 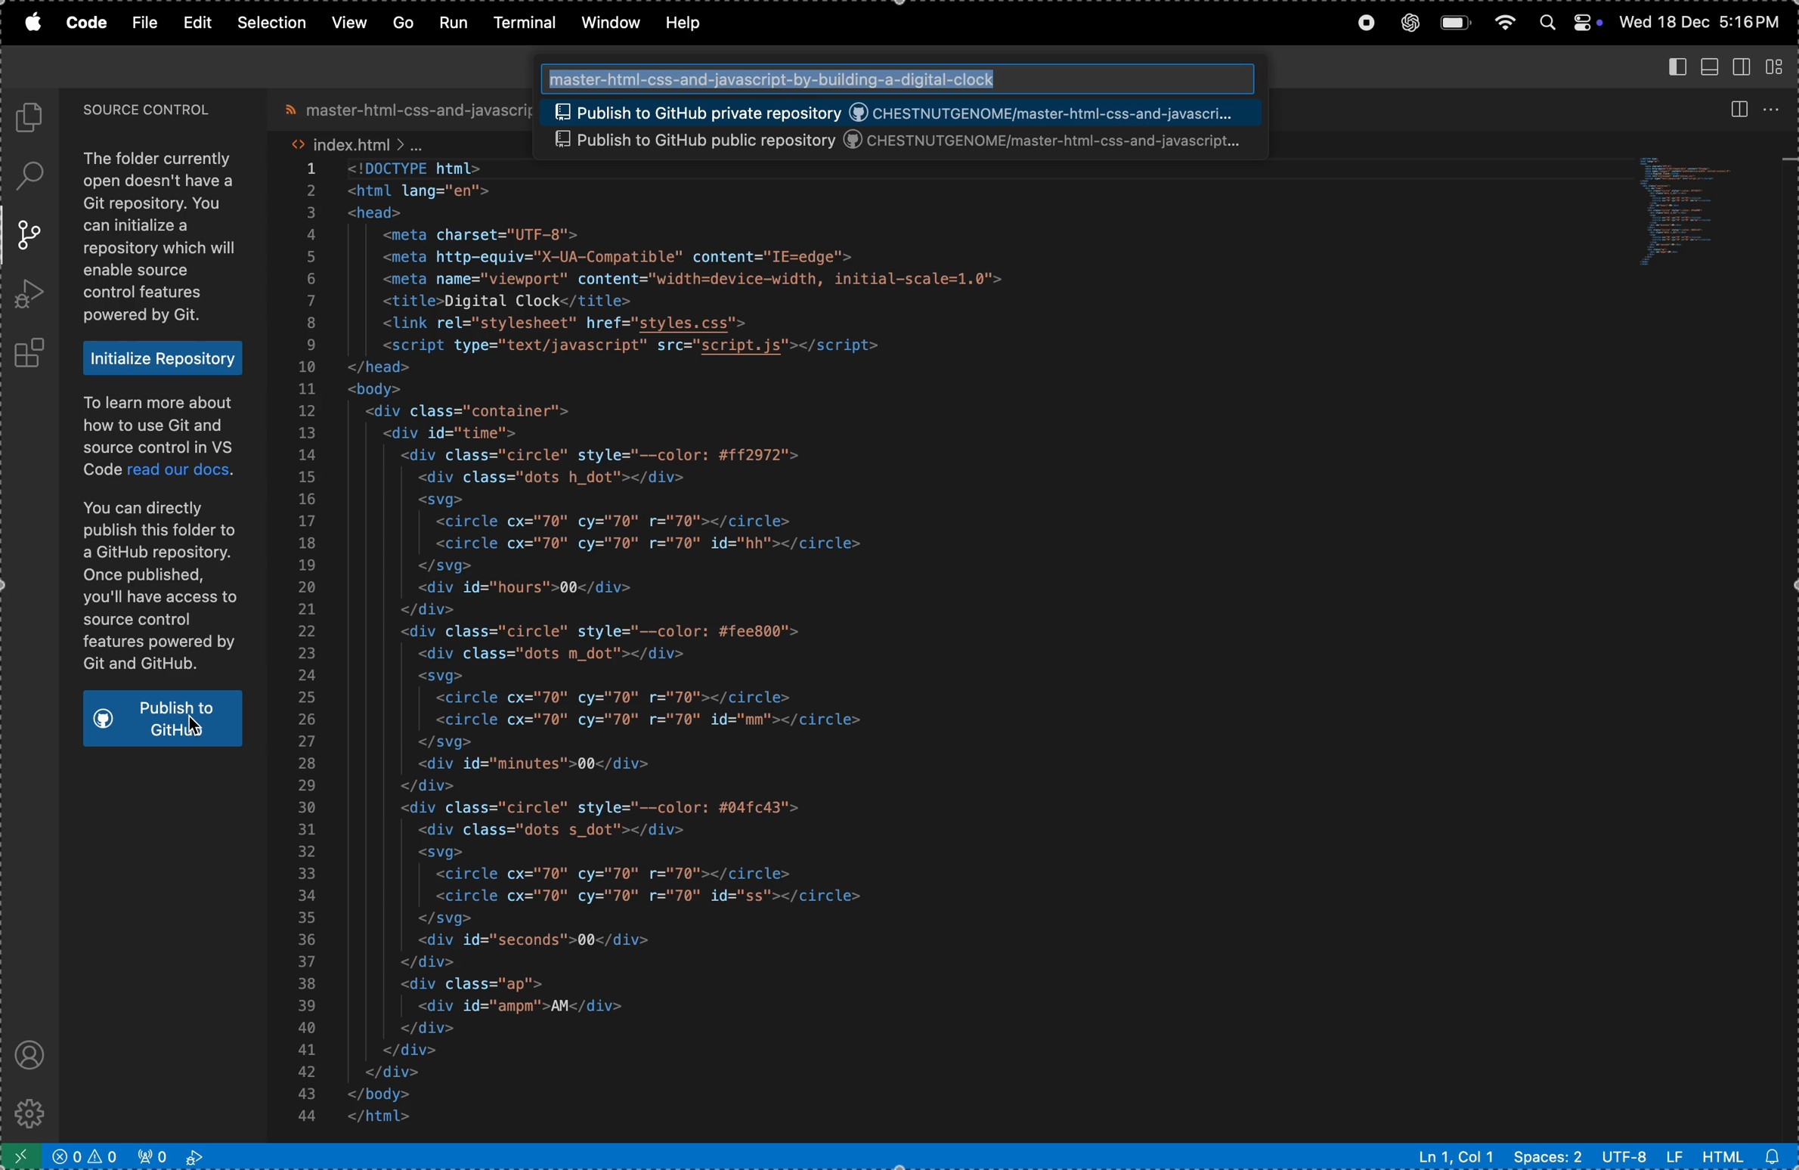 I want to click on source control, so click(x=27, y=237).